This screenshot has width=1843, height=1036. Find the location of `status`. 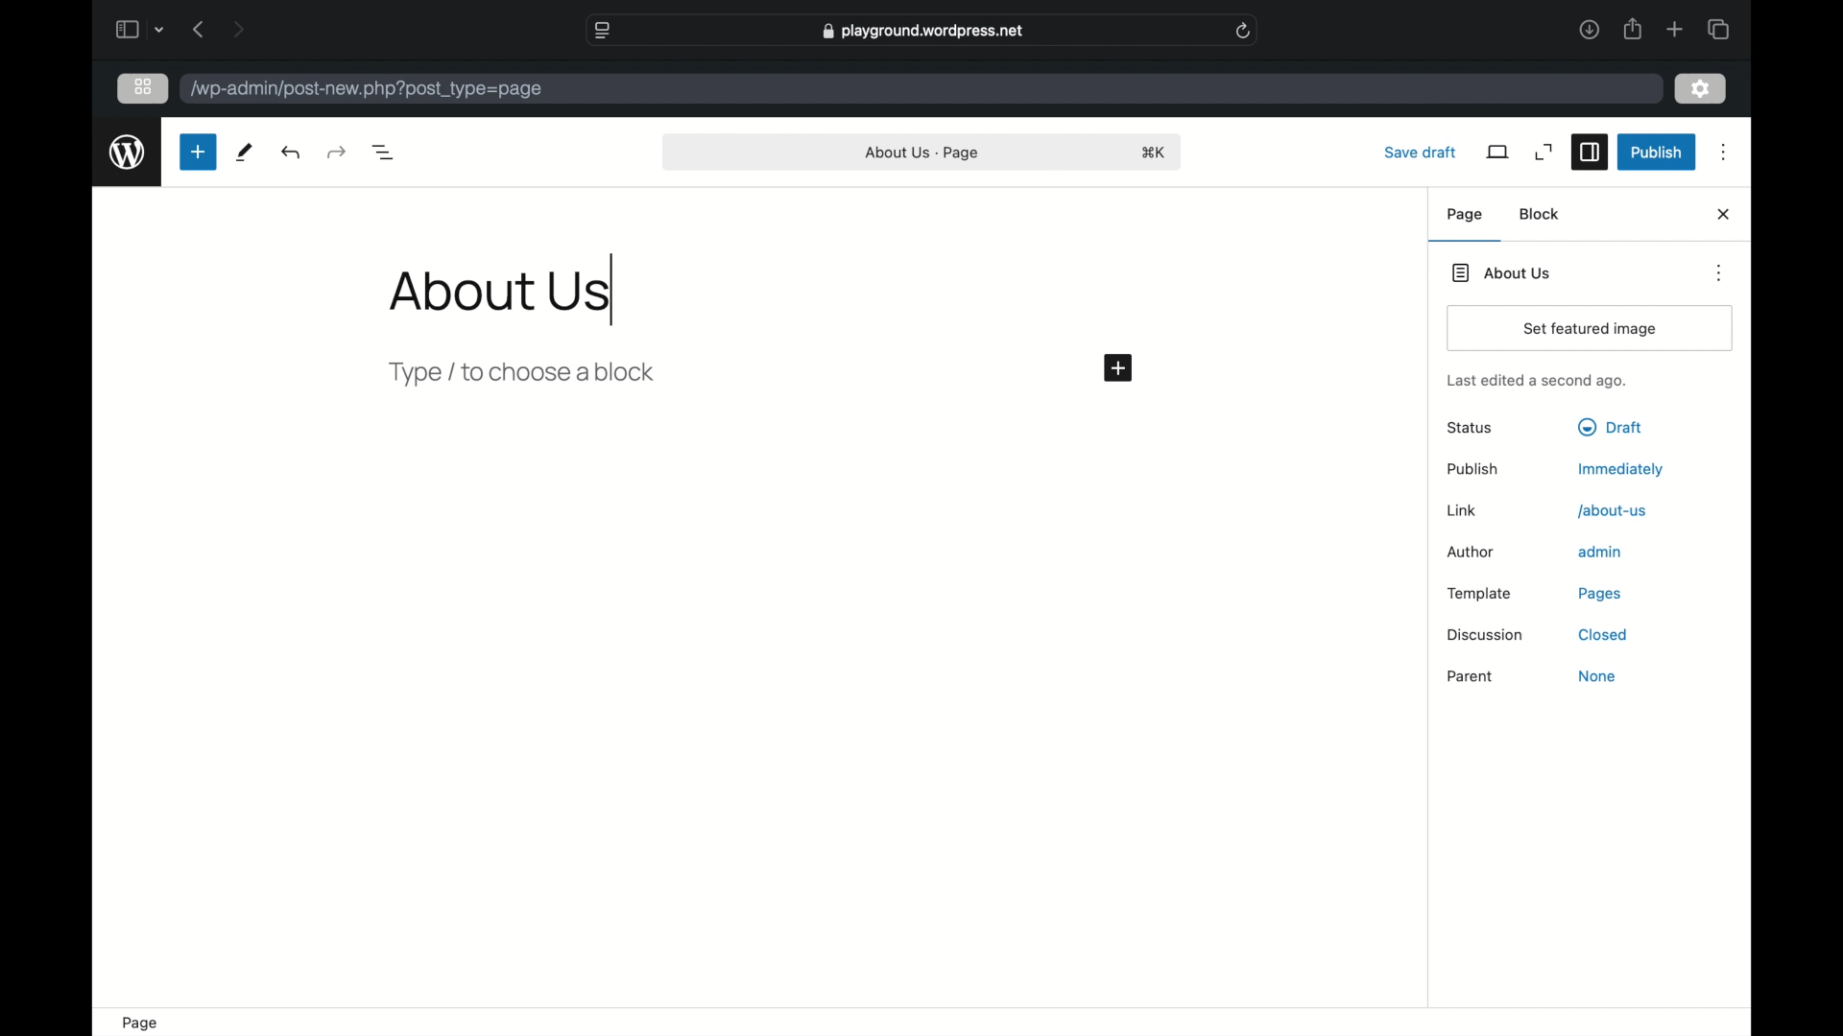

status is located at coordinates (1472, 429).